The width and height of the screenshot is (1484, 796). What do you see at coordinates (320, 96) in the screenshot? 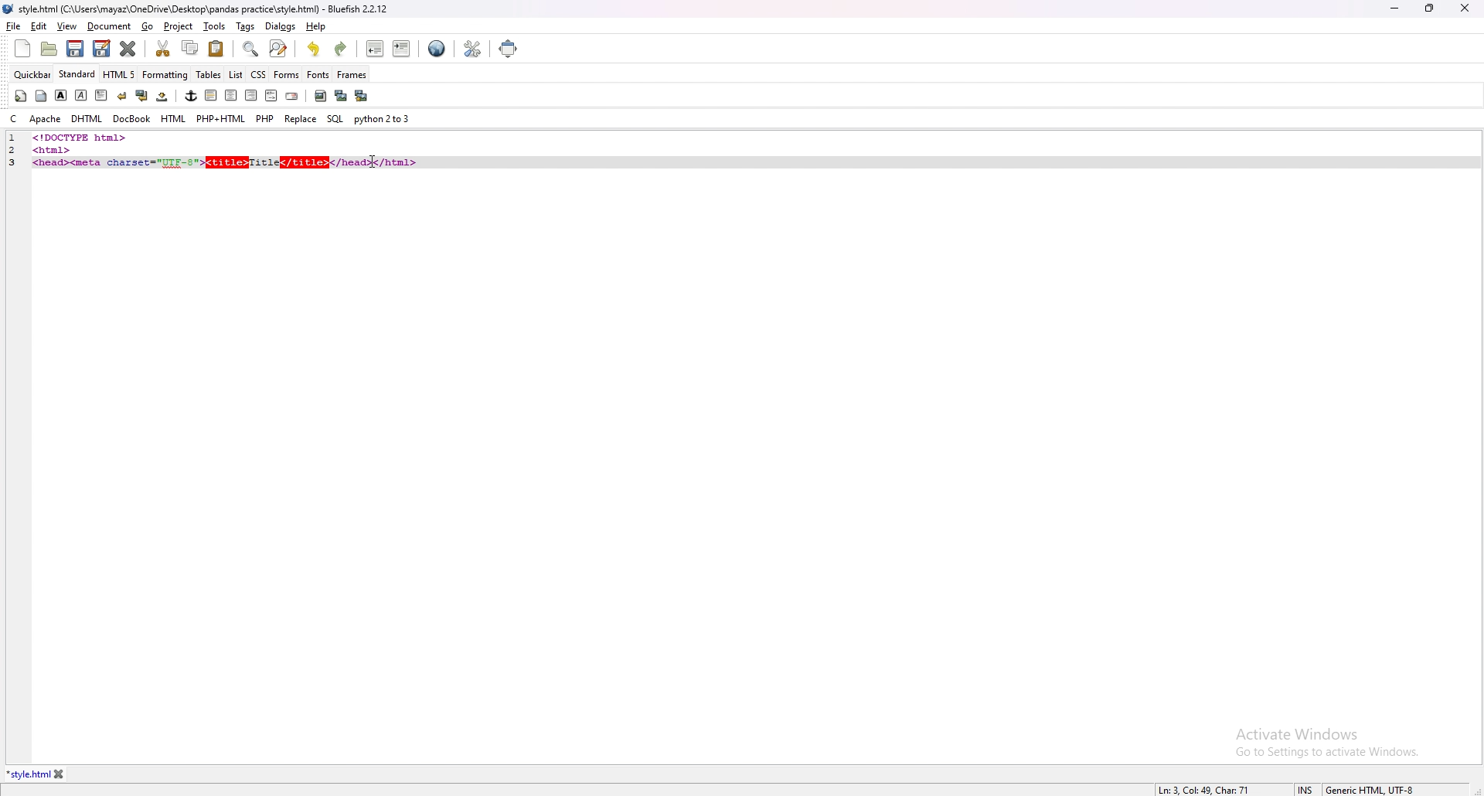
I see `insert image` at bounding box center [320, 96].